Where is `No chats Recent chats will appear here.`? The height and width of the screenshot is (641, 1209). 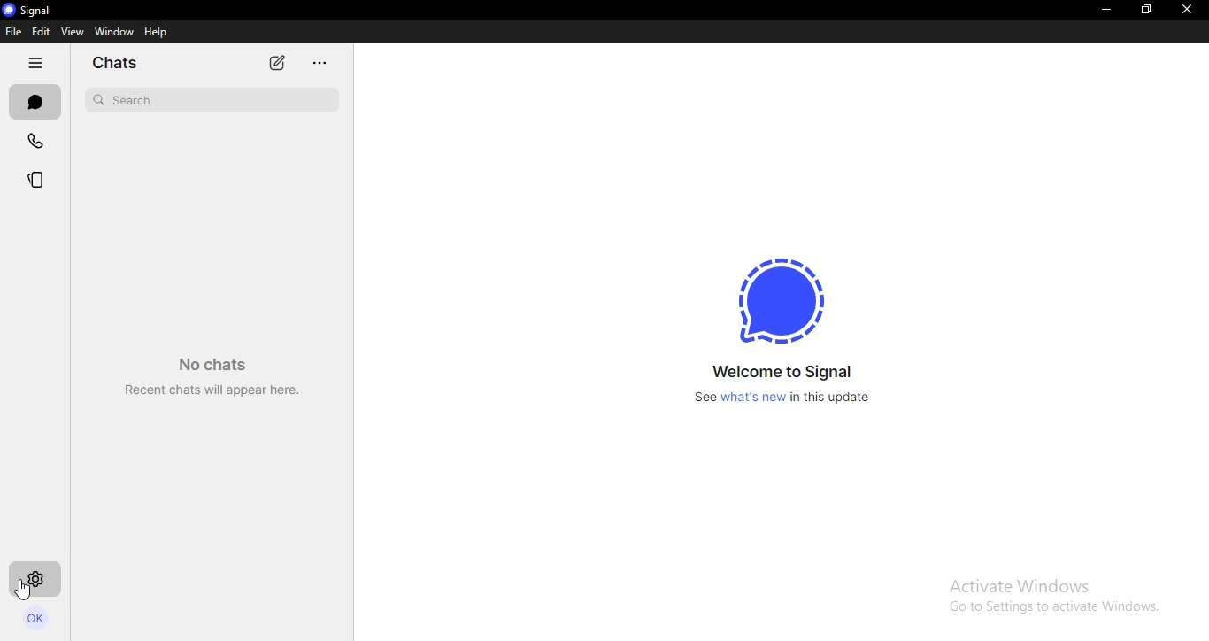
No chats Recent chats will appear here. is located at coordinates (210, 370).